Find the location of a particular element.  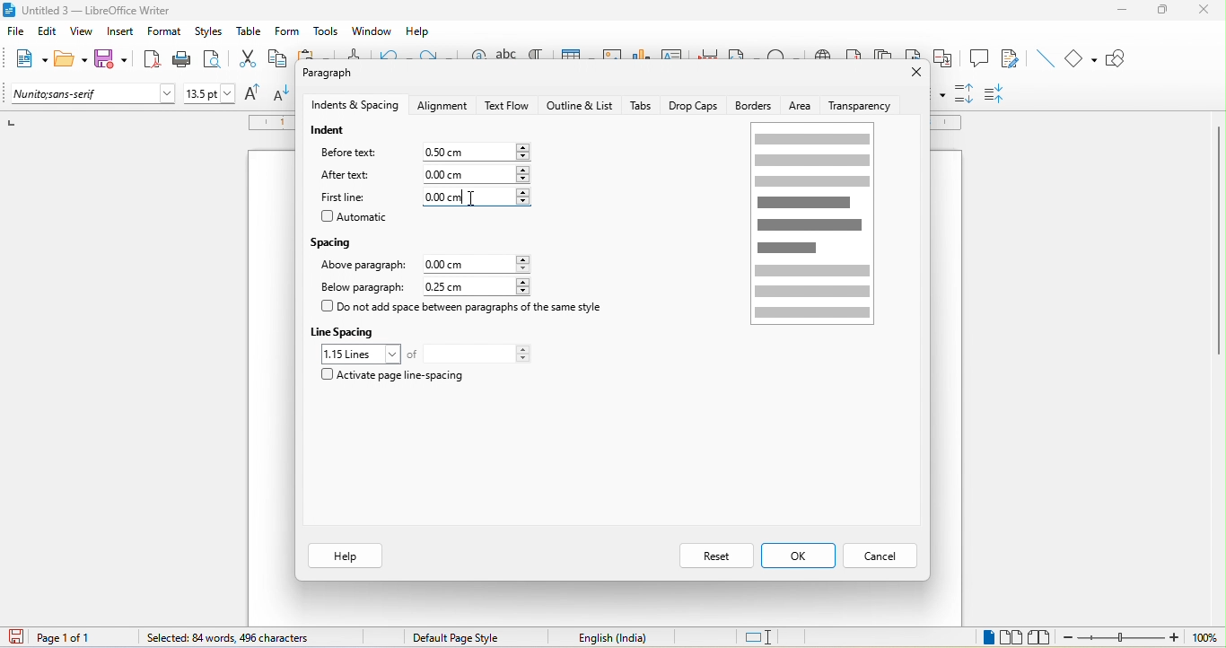

view is located at coordinates (82, 34).